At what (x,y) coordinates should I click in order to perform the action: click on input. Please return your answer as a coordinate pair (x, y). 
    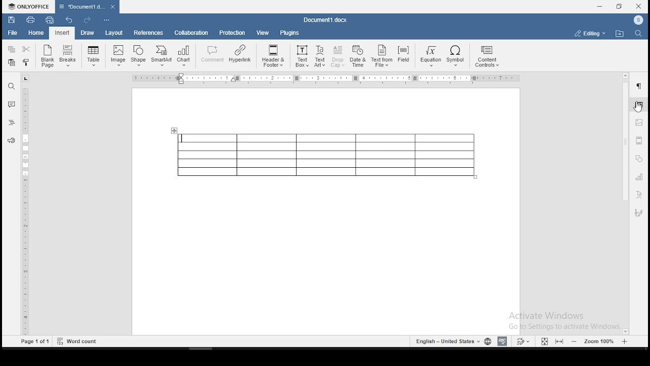
    Looking at the image, I should click on (62, 33).